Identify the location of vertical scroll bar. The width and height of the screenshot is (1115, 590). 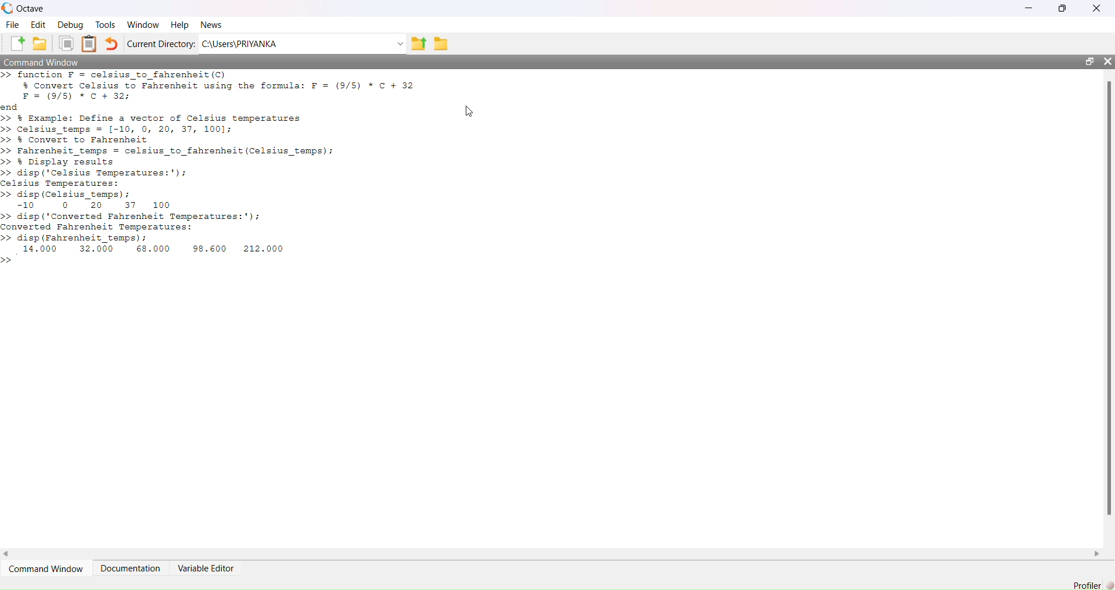
(1109, 308).